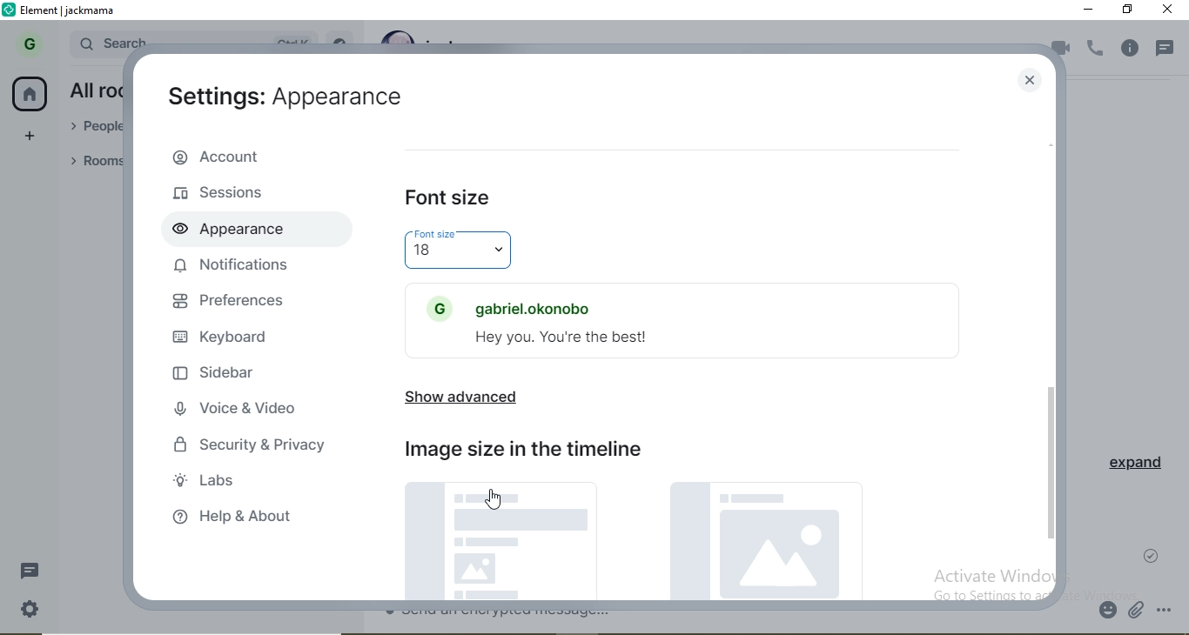  What do you see at coordinates (249, 439) in the screenshot?
I see `security & privacy` at bounding box center [249, 439].